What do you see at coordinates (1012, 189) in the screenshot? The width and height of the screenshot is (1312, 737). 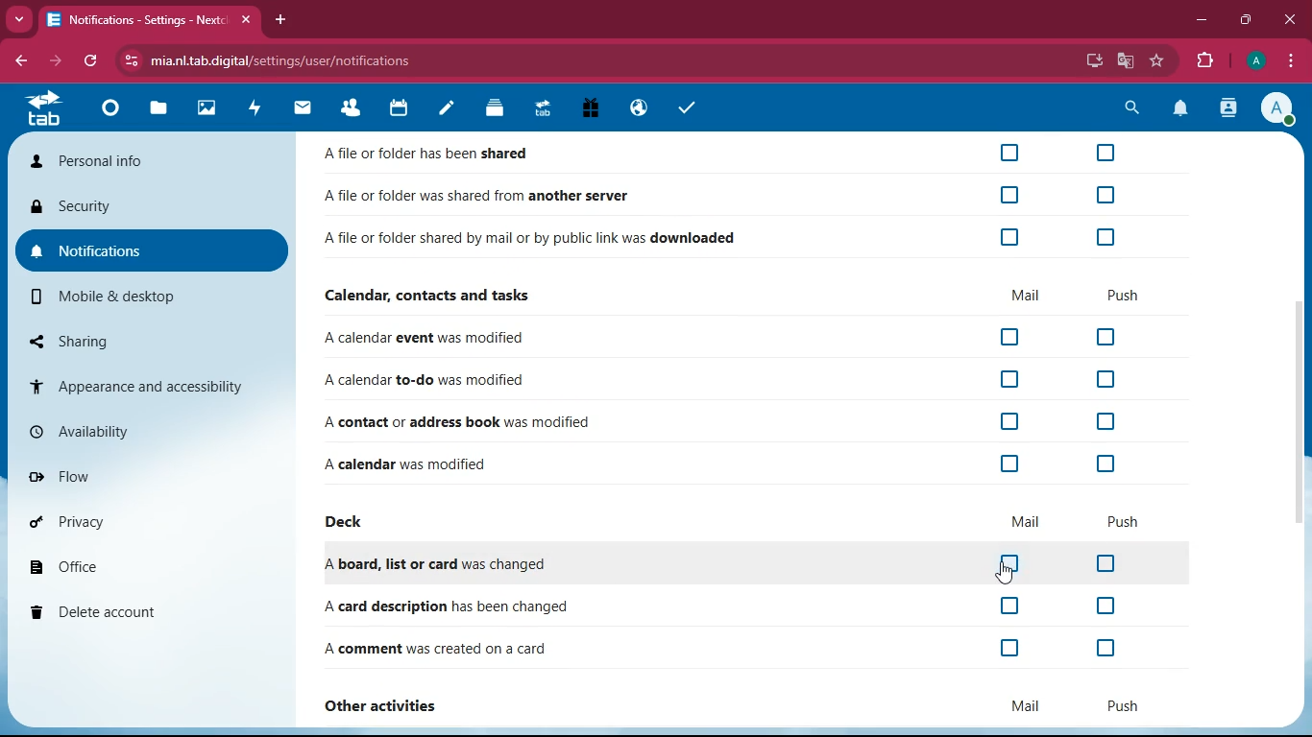 I see `off` at bounding box center [1012, 189].